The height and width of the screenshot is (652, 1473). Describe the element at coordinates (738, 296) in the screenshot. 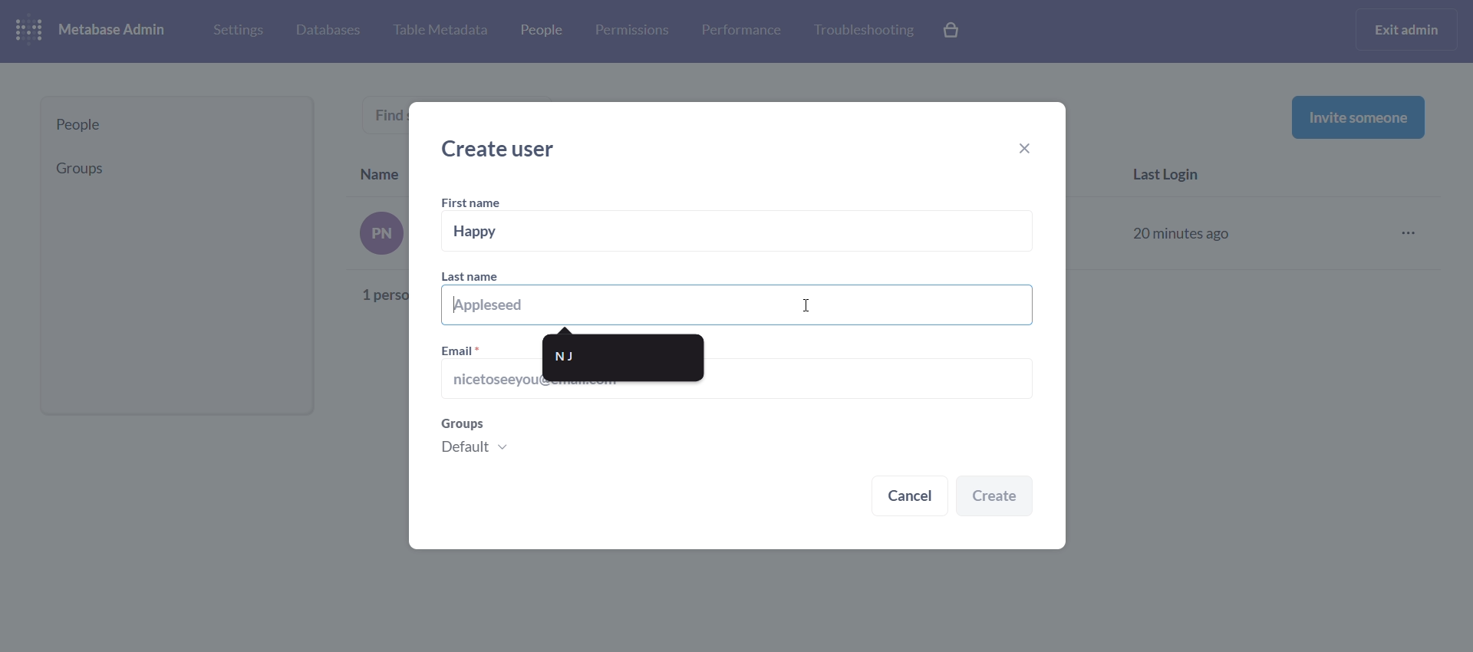

I see `last name` at that location.